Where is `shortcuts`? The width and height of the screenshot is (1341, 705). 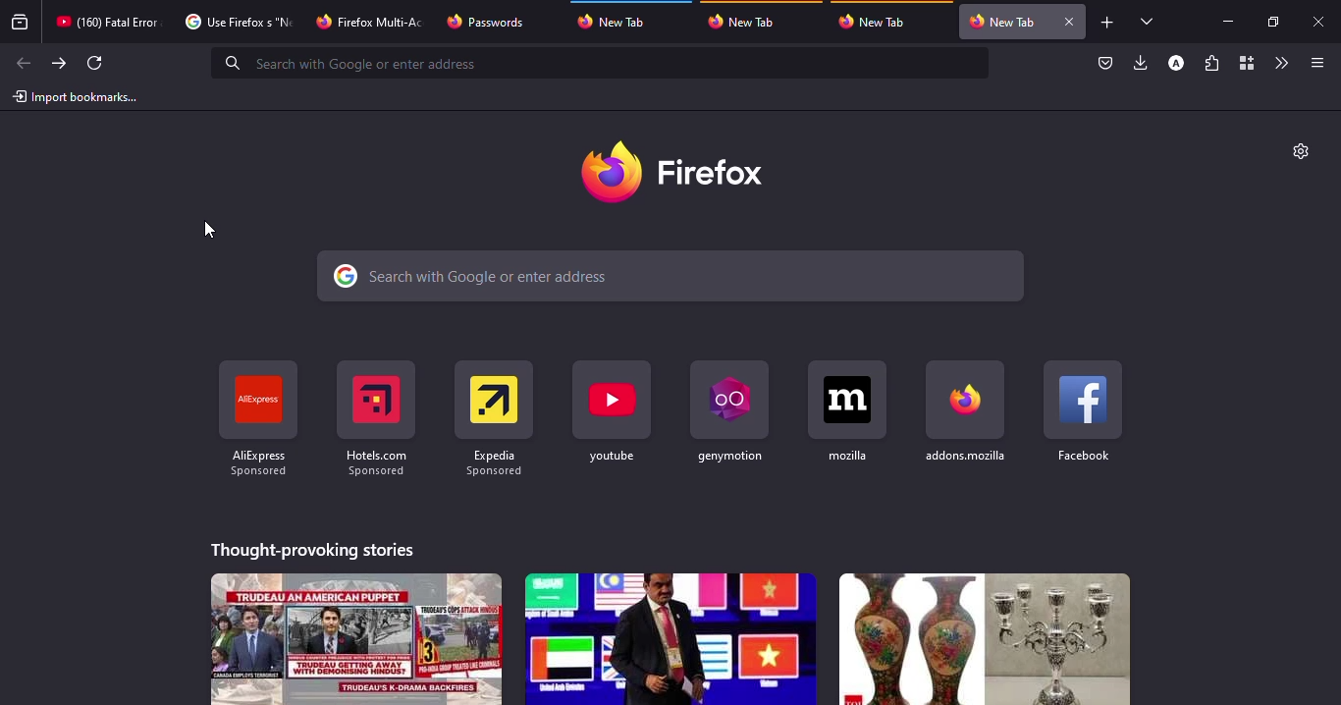 shortcuts is located at coordinates (1084, 410).